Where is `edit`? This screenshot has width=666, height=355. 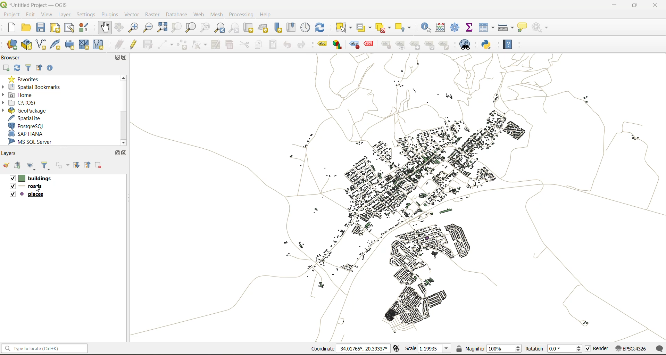
edit is located at coordinates (30, 14).